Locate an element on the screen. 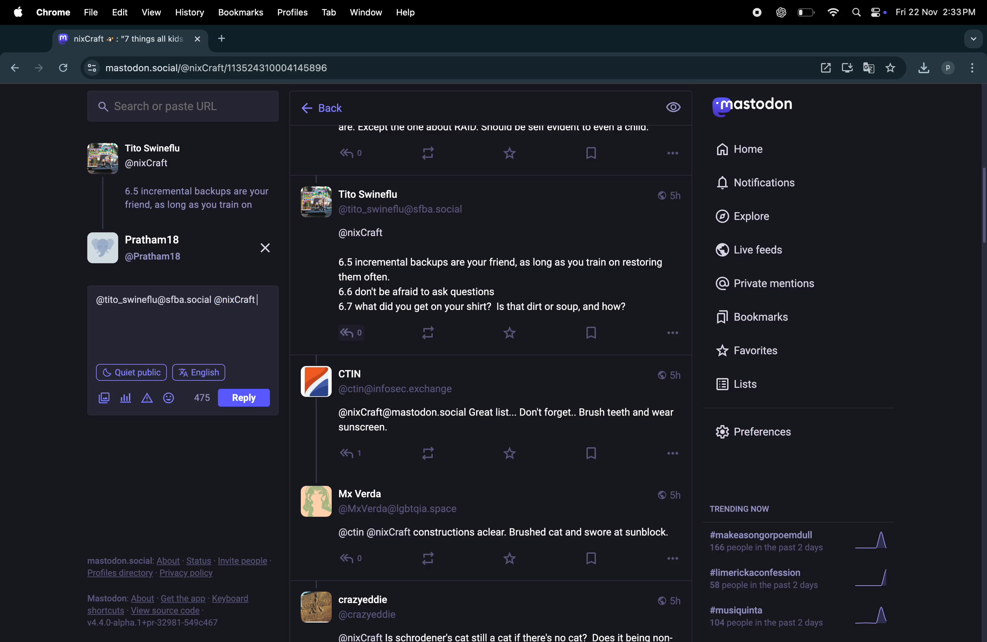  graph is located at coordinates (879, 576).